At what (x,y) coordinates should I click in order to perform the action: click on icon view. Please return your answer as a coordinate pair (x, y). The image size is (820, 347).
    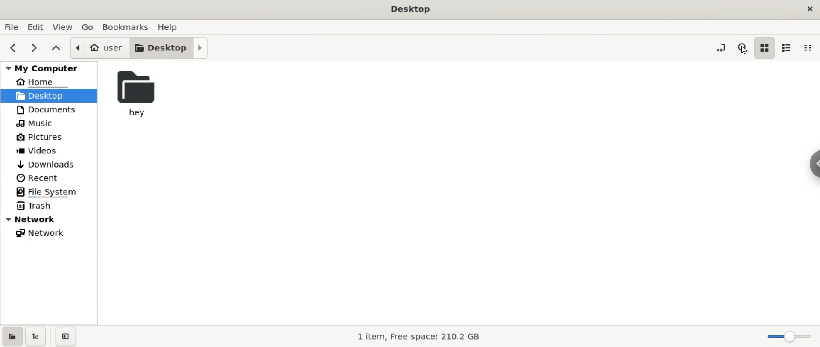
    Looking at the image, I should click on (766, 49).